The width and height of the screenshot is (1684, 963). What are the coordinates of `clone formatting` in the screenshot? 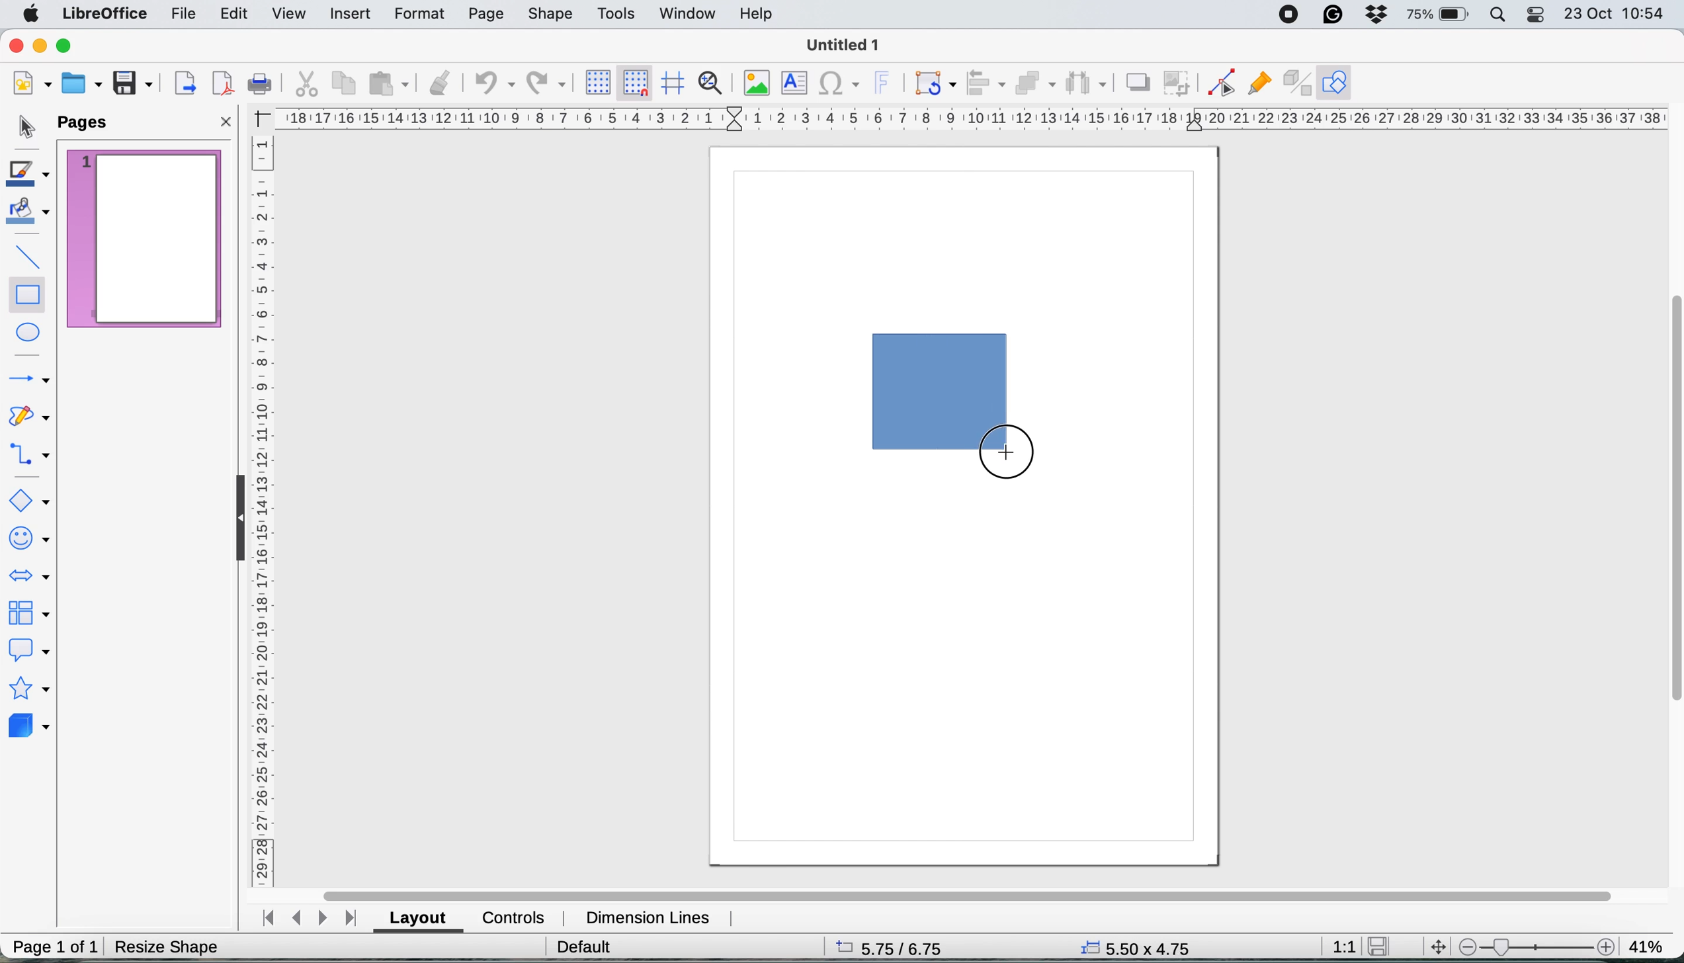 It's located at (441, 83).